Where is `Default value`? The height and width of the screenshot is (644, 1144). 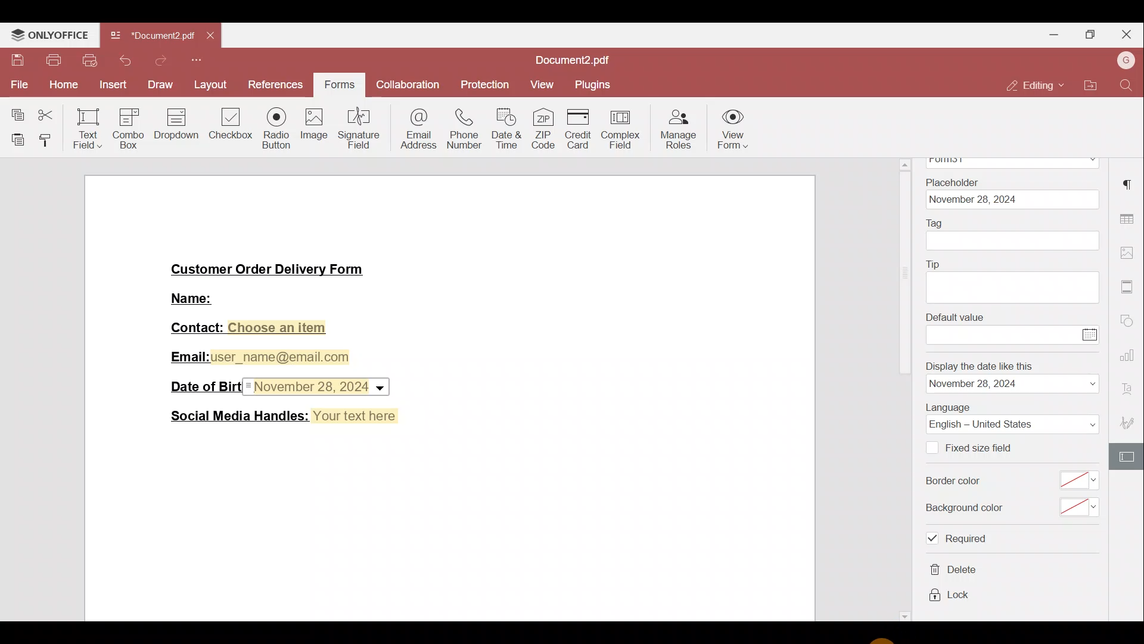
Default value is located at coordinates (956, 317).